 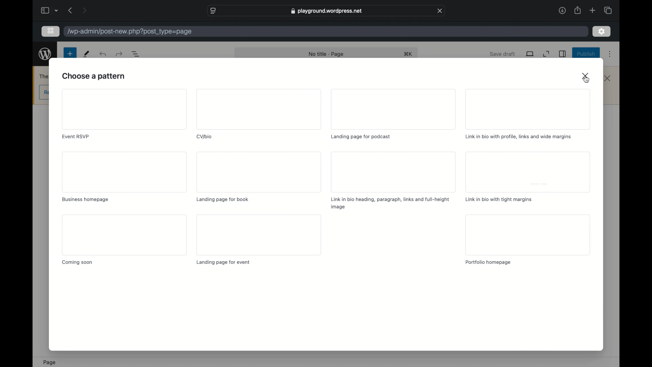 What do you see at coordinates (563, 54) in the screenshot?
I see `sidebar` at bounding box center [563, 54].